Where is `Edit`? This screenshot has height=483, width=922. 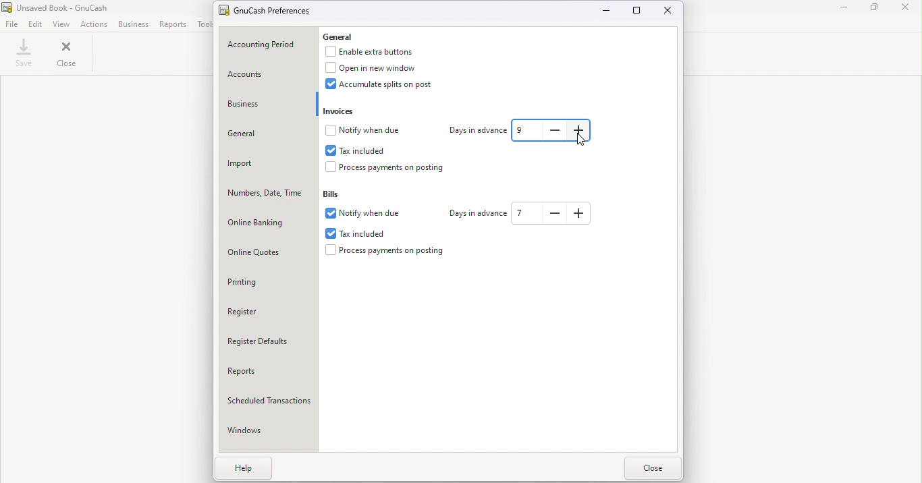
Edit is located at coordinates (35, 24).